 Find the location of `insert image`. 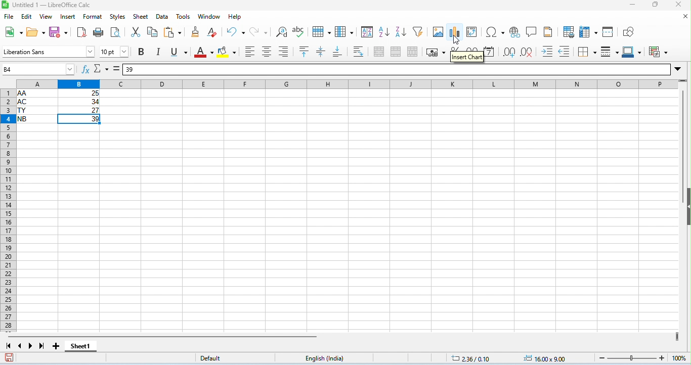

insert image is located at coordinates (438, 32).